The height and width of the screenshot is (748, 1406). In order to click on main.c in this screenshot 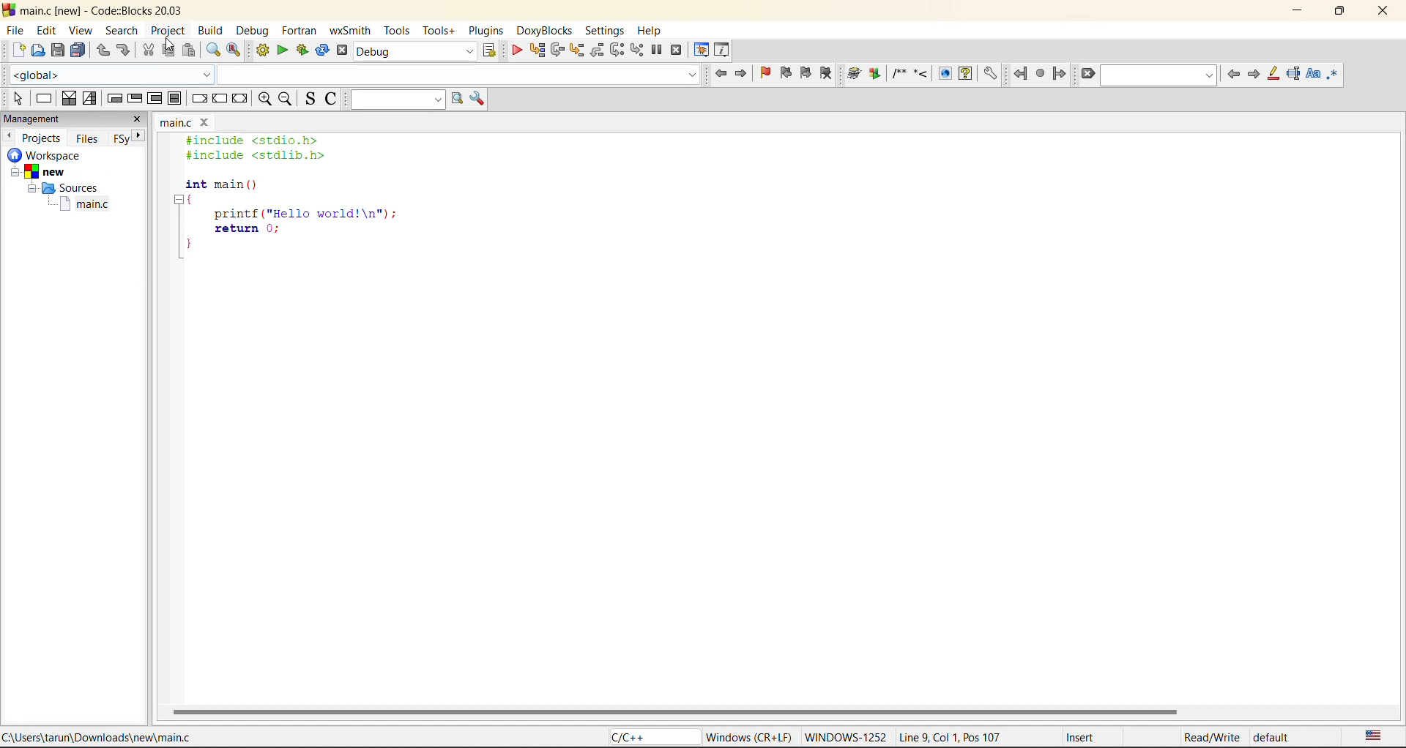, I will do `click(88, 206)`.